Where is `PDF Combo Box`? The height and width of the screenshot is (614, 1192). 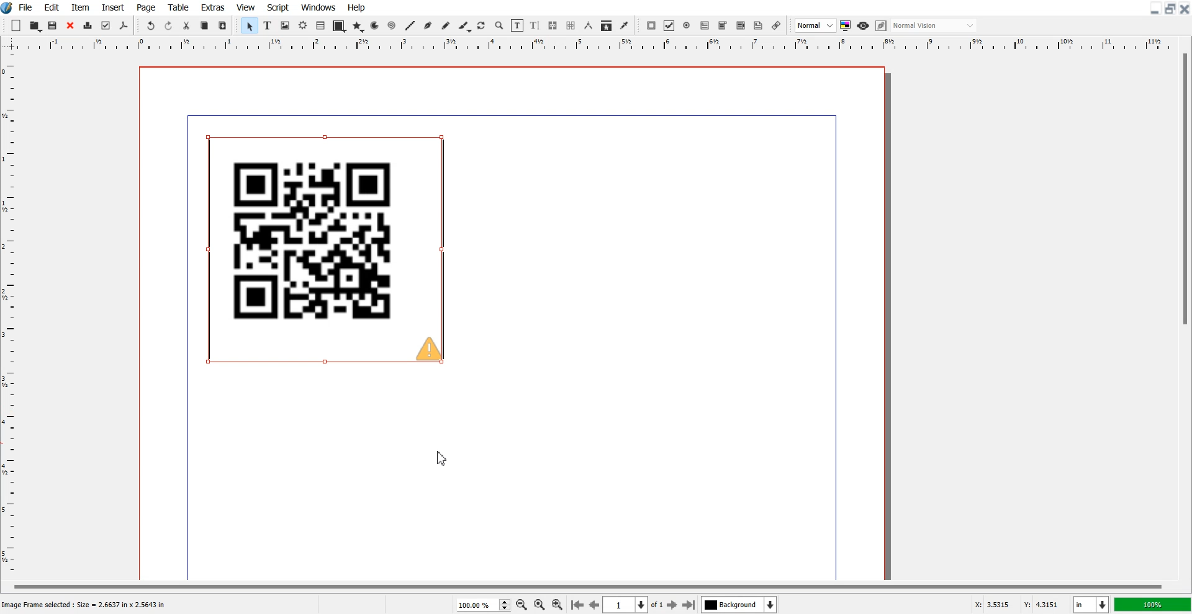 PDF Combo Box is located at coordinates (723, 26).